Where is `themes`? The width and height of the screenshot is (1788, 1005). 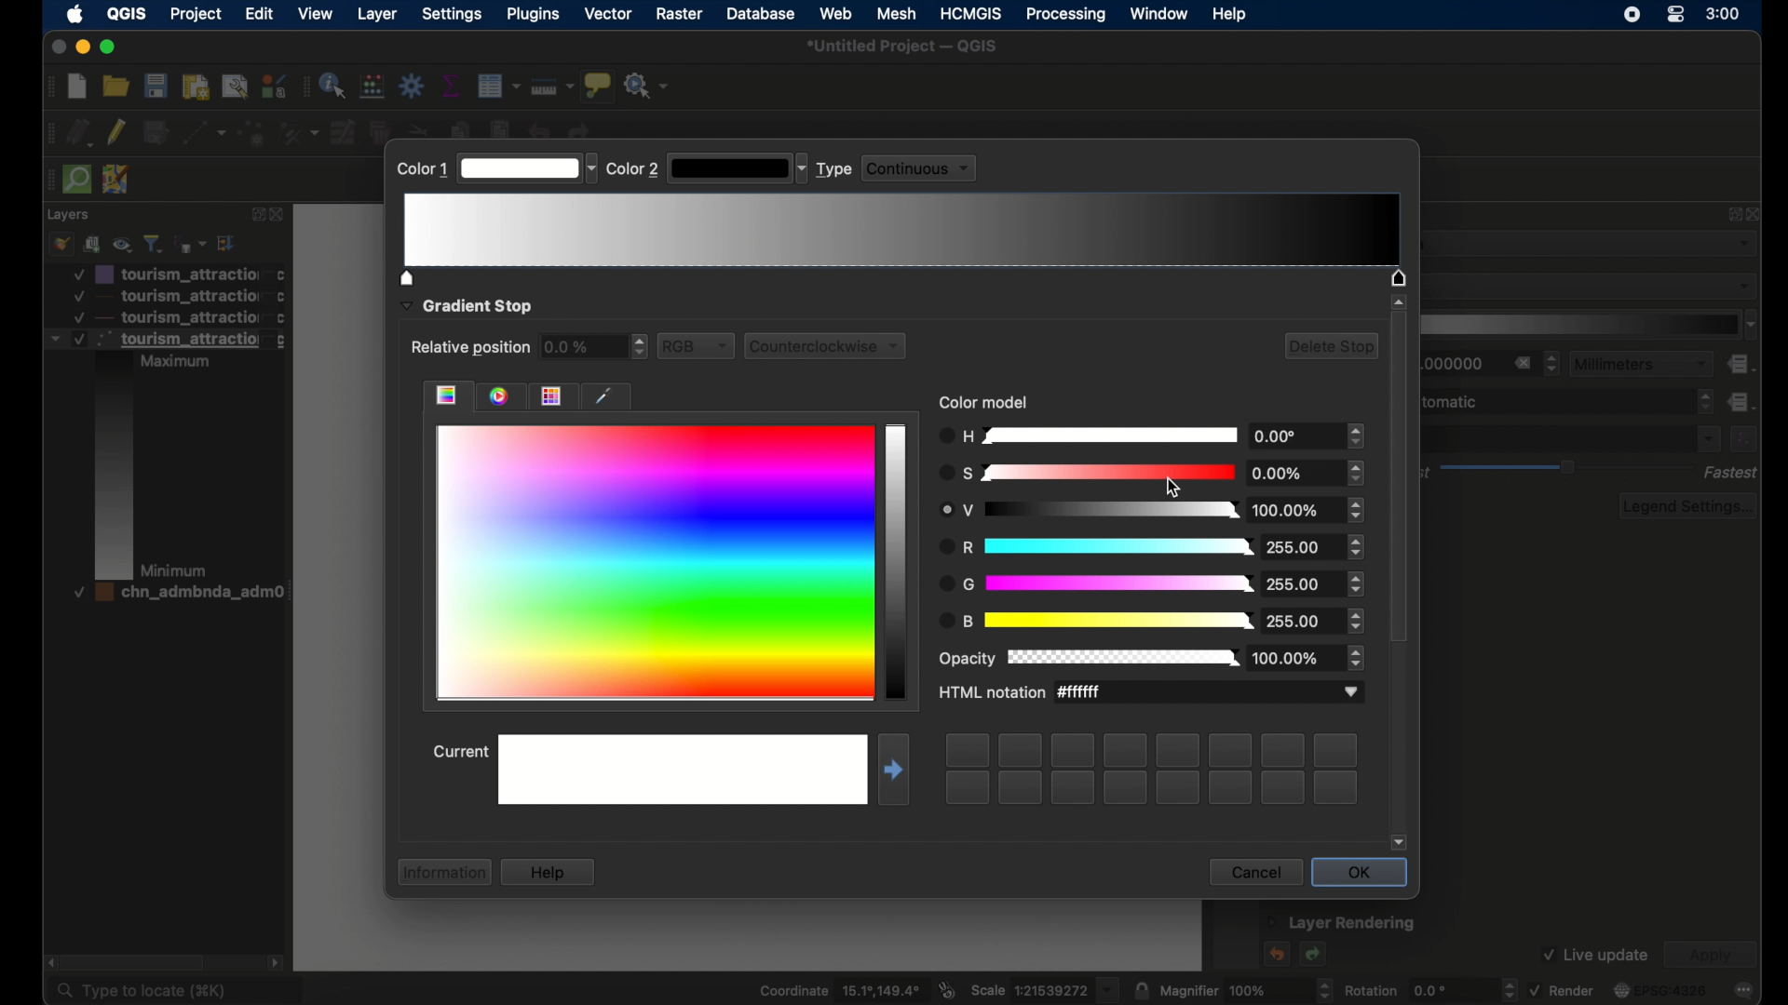 themes is located at coordinates (558, 395).